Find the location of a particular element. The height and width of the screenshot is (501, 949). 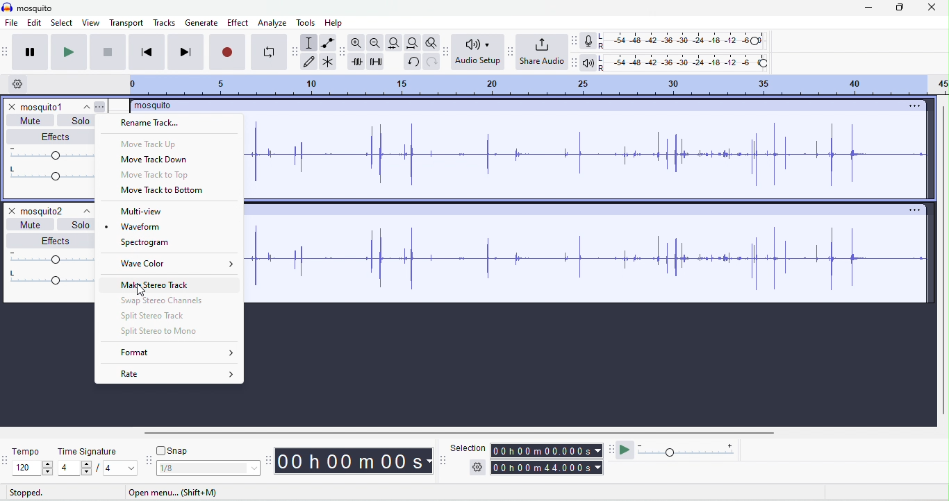

options is located at coordinates (100, 107).